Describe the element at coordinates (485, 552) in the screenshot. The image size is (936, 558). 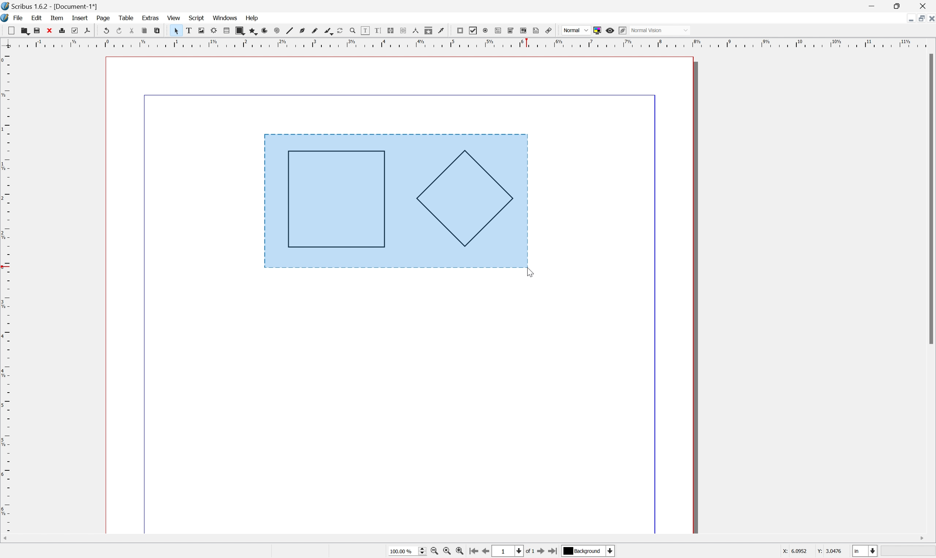
I see `Go to previous page` at that location.